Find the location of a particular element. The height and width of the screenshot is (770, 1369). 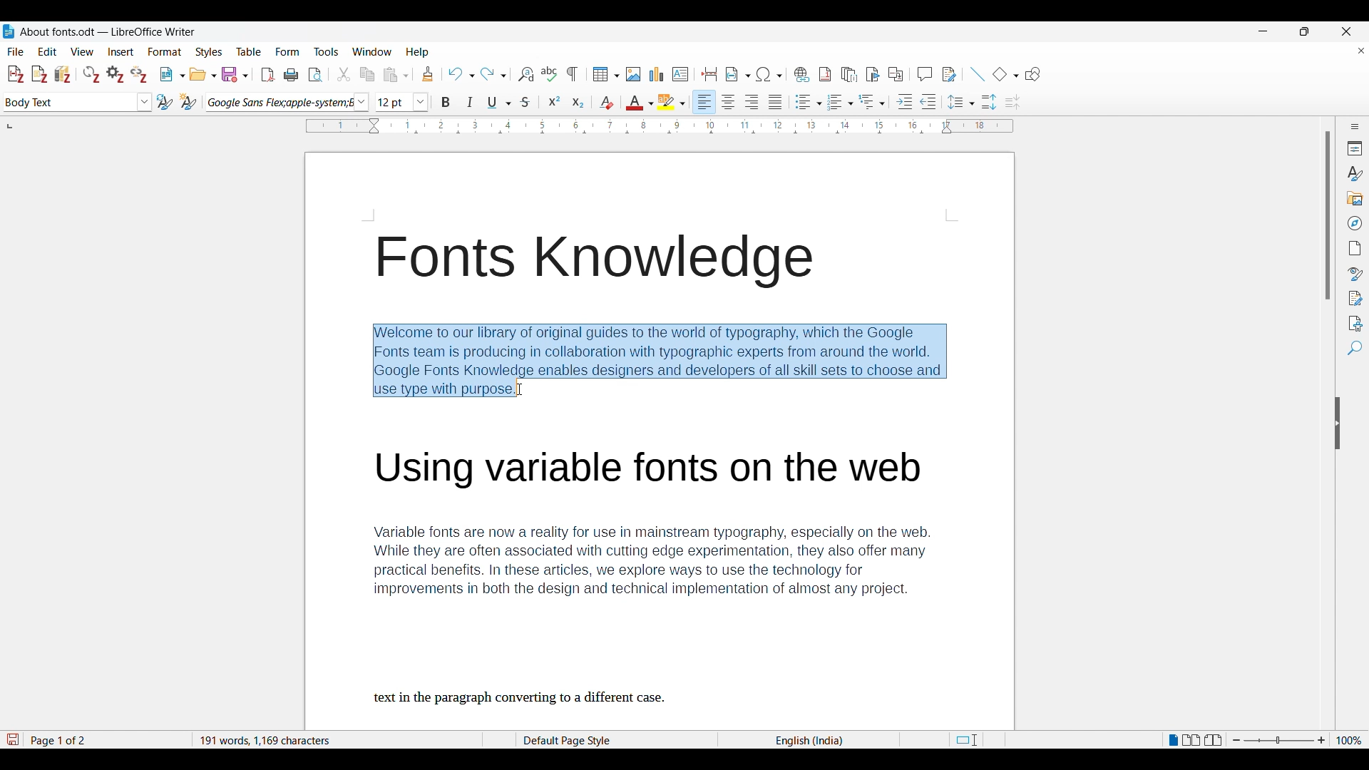

Insert line is located at coordinates (977, 74).